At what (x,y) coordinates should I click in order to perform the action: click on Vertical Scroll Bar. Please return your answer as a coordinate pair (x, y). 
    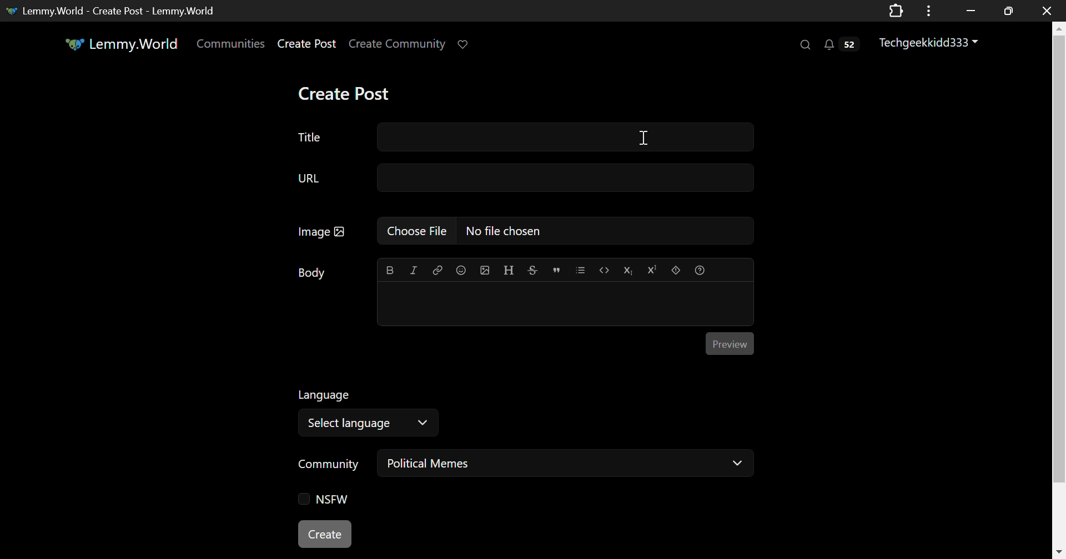
    Looking at the image, I should click on (1058, 292).